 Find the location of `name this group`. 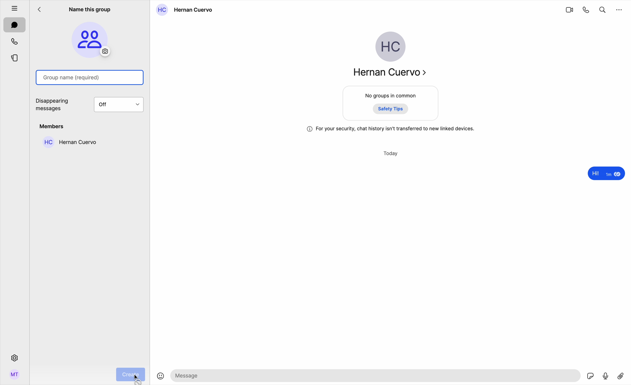

name this group is located at coordinates (89, 8).